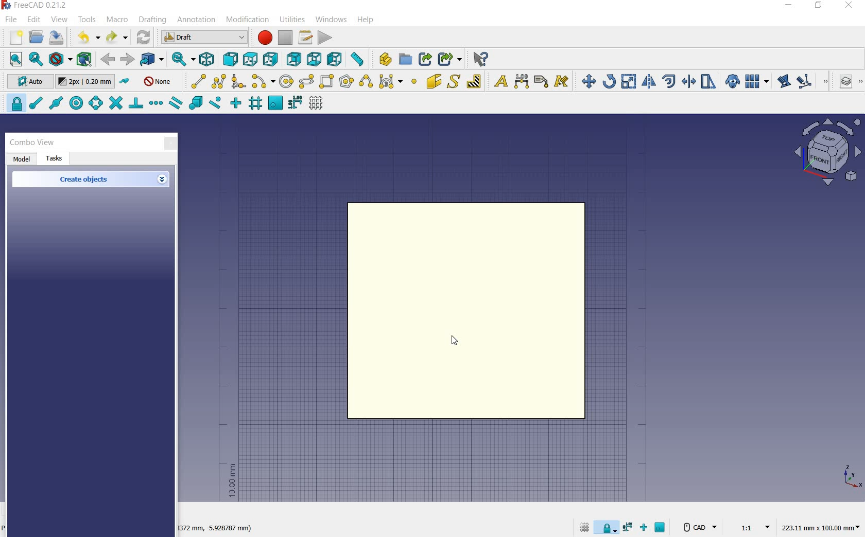  I want to click on snap intersection, so click(114, 103).